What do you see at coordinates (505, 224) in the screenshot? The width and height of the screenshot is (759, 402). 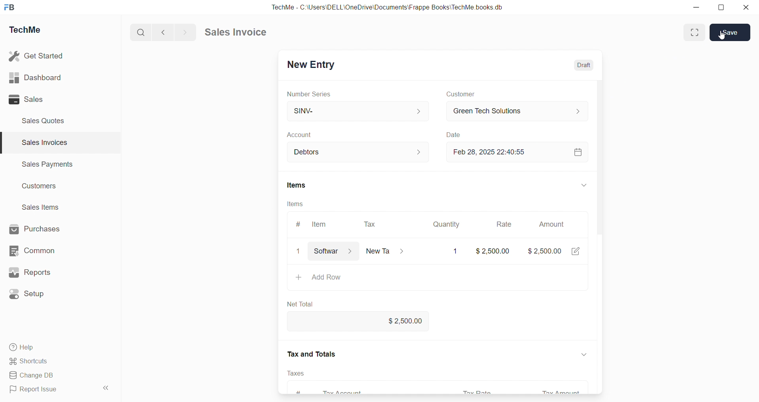 I see `Rate` at bounding box center [505, 224].